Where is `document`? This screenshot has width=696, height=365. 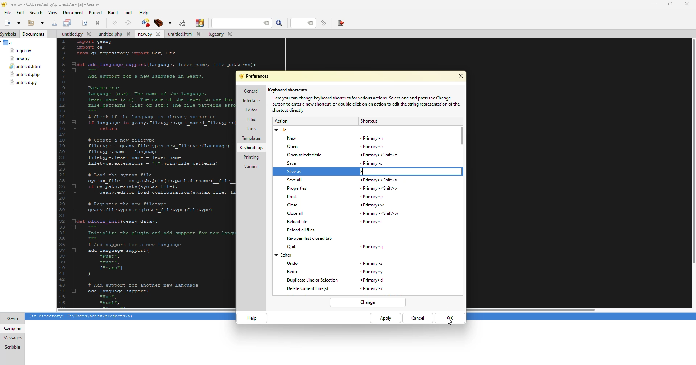 document is located at coordinates (73, 13).